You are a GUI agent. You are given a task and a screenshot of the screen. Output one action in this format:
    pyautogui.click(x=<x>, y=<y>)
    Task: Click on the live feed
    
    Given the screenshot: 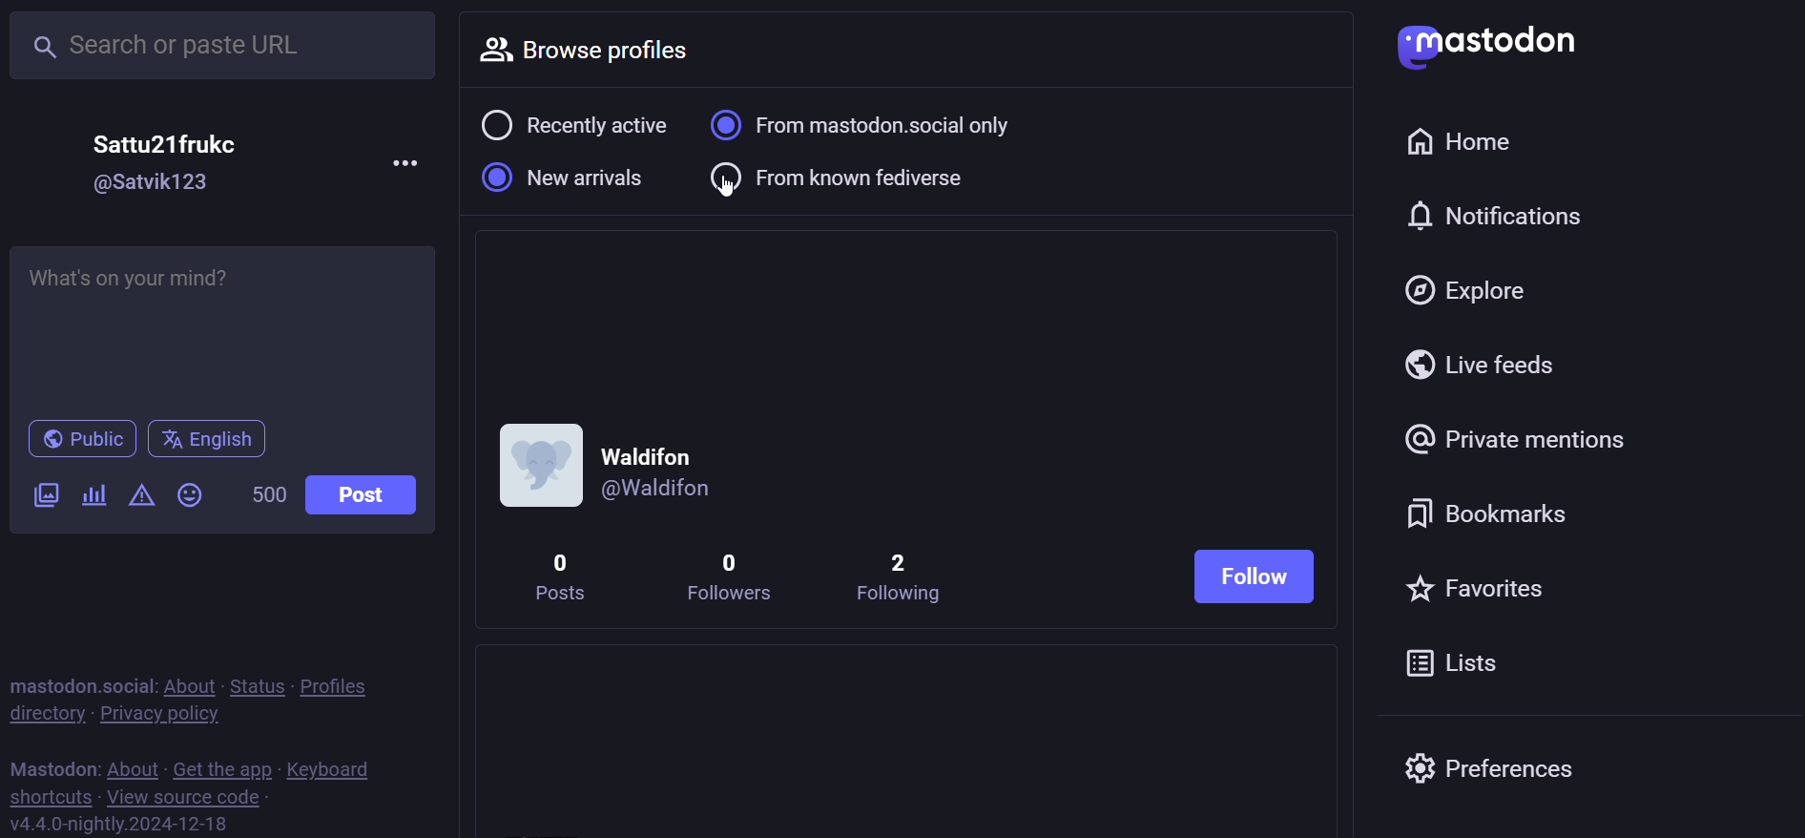 What is the action you would take?
    pyautogui.click(x=1489, y=368)
    